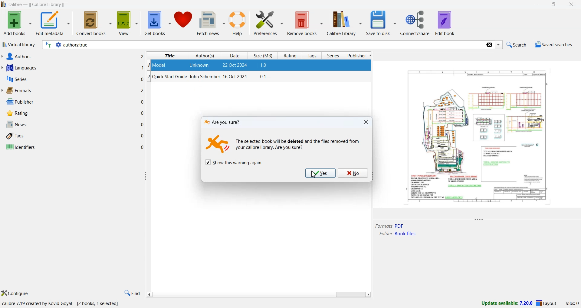 The width and height of the screenshot is (581, 308). What do you see at coordinates (18, 56) in the screenshot?
I see `authors` at bounding box center [18, 56].